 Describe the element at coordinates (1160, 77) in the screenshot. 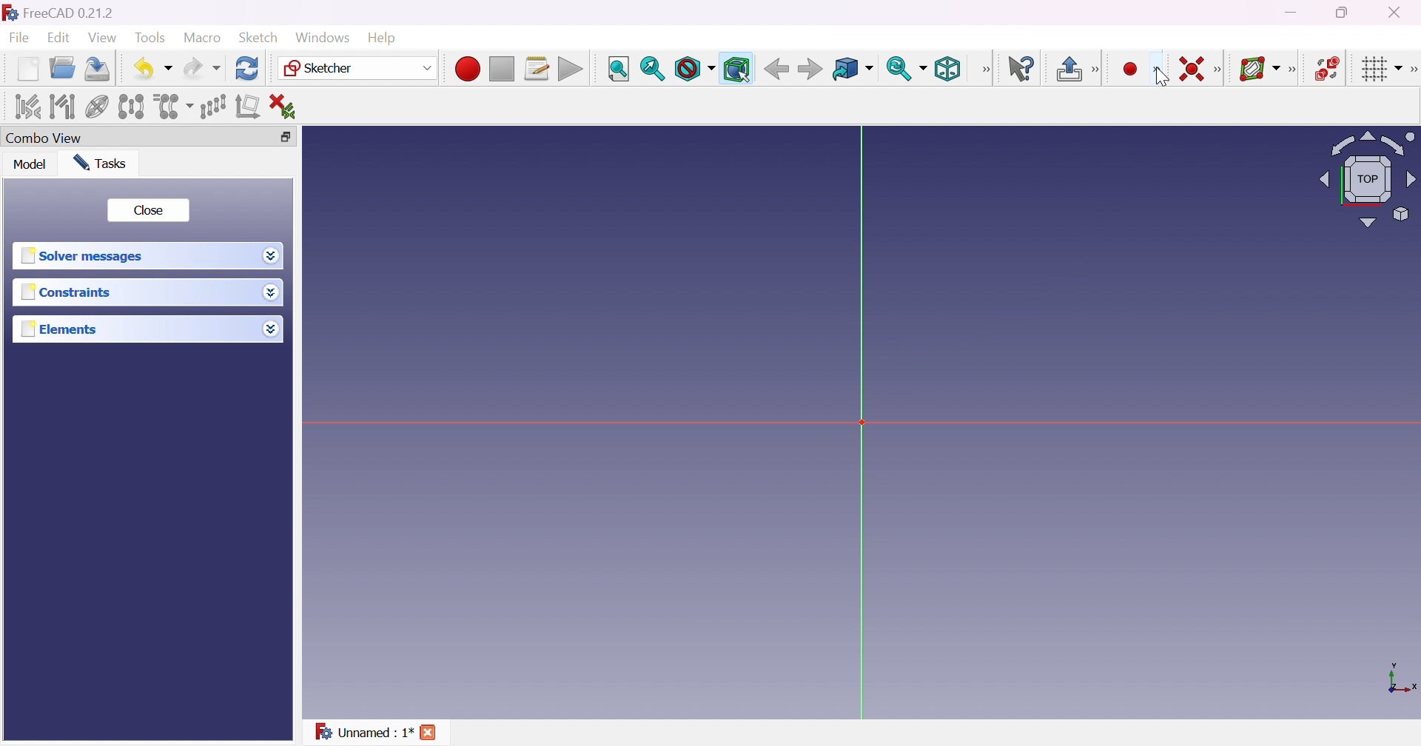

I see `cursor` at that location.